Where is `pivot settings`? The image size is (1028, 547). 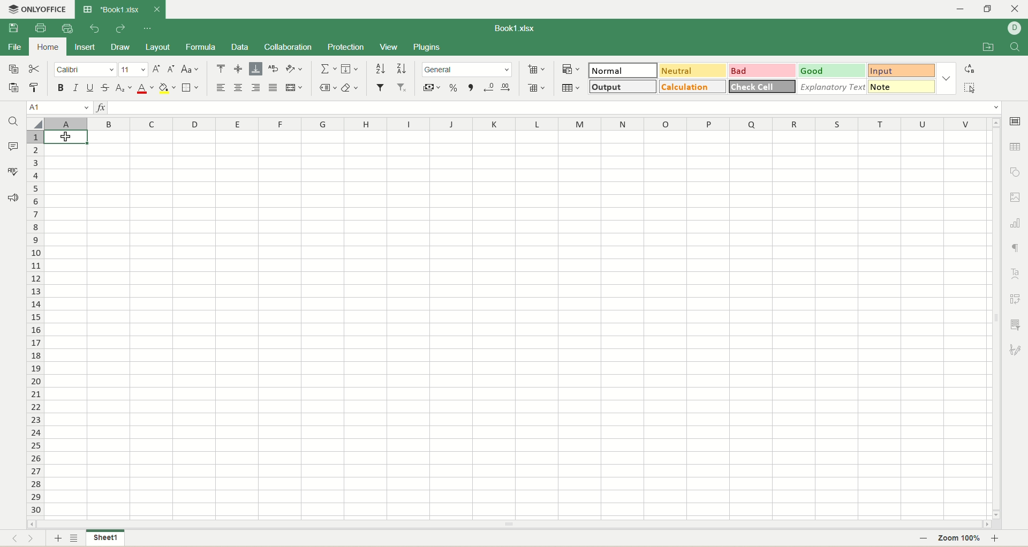 pivot settings is located at coordinates (1016, 299).